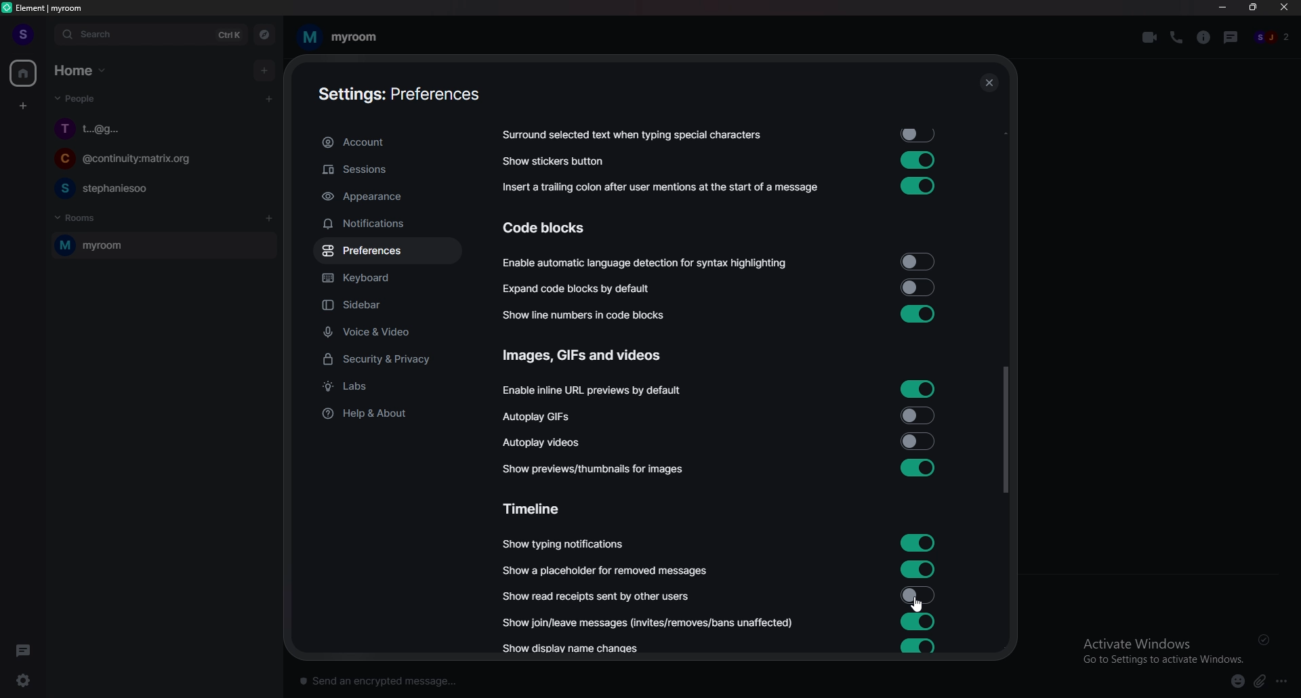 Image resolution: width=1301 pixels, height=698 pixels. I want to click on video call, so click(1150, 37).